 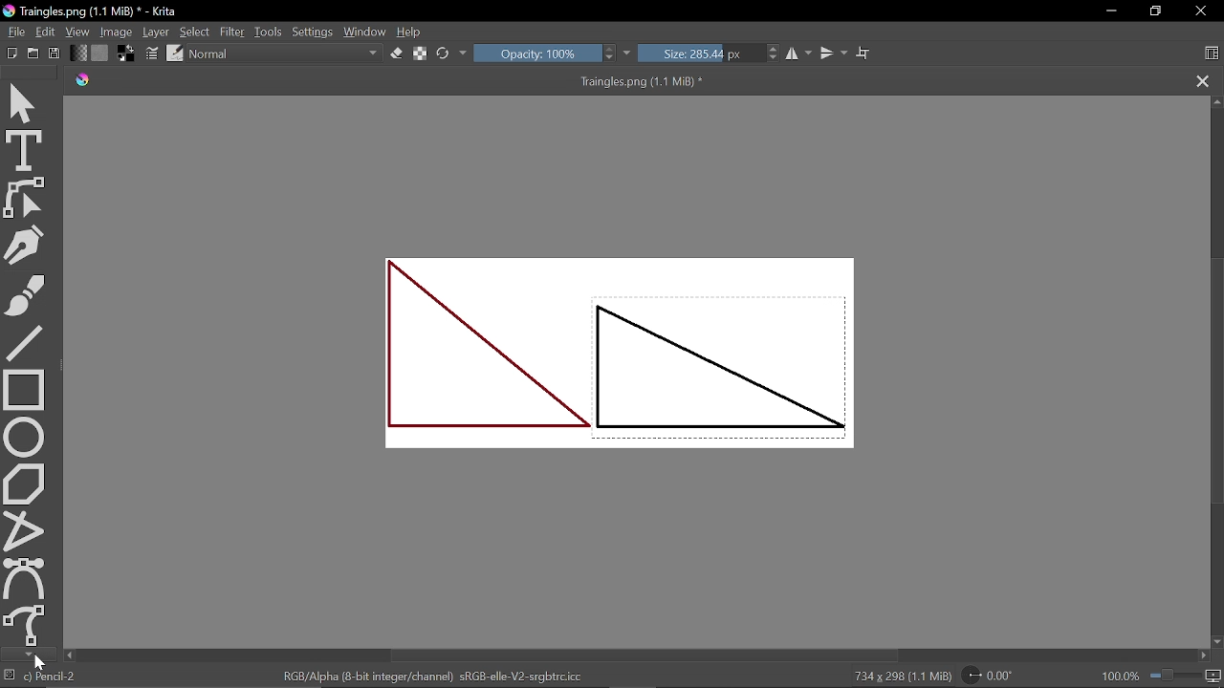 What do you see at coordinates (52, 676) in the screenshot?
I see `Pencil-2` at bounding box center [52, 676].